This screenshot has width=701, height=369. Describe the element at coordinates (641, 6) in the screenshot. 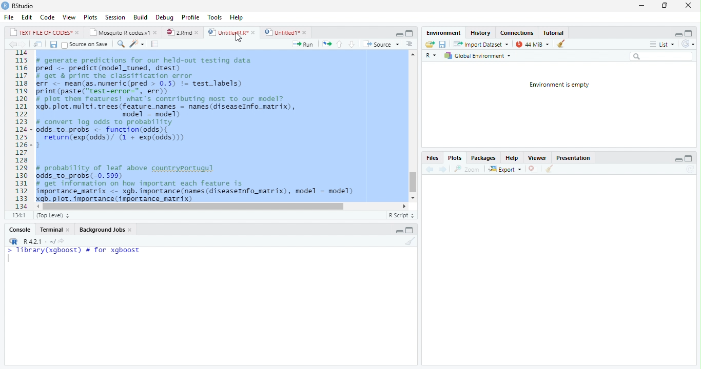

I see `Minimize` at that location.